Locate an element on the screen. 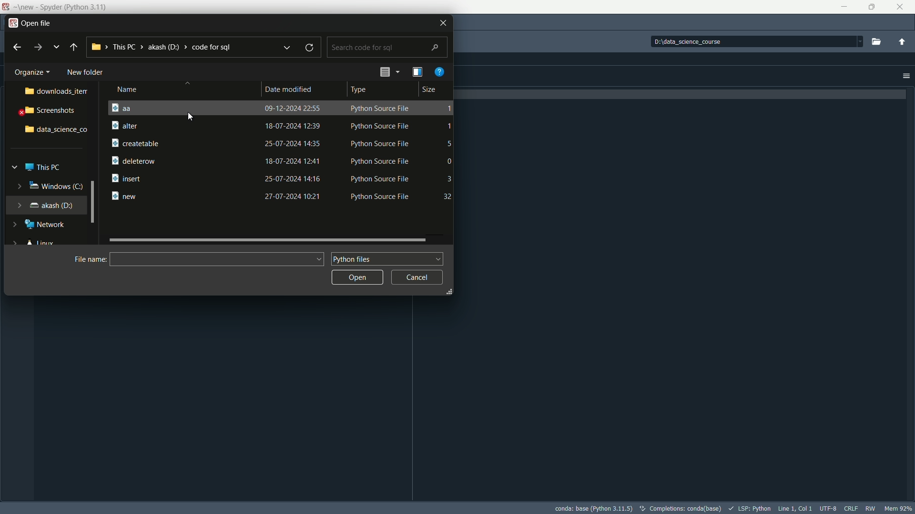 The width and height of the screenshot is (915, 514). Up to Desktop is located at coordinates (74, 46).